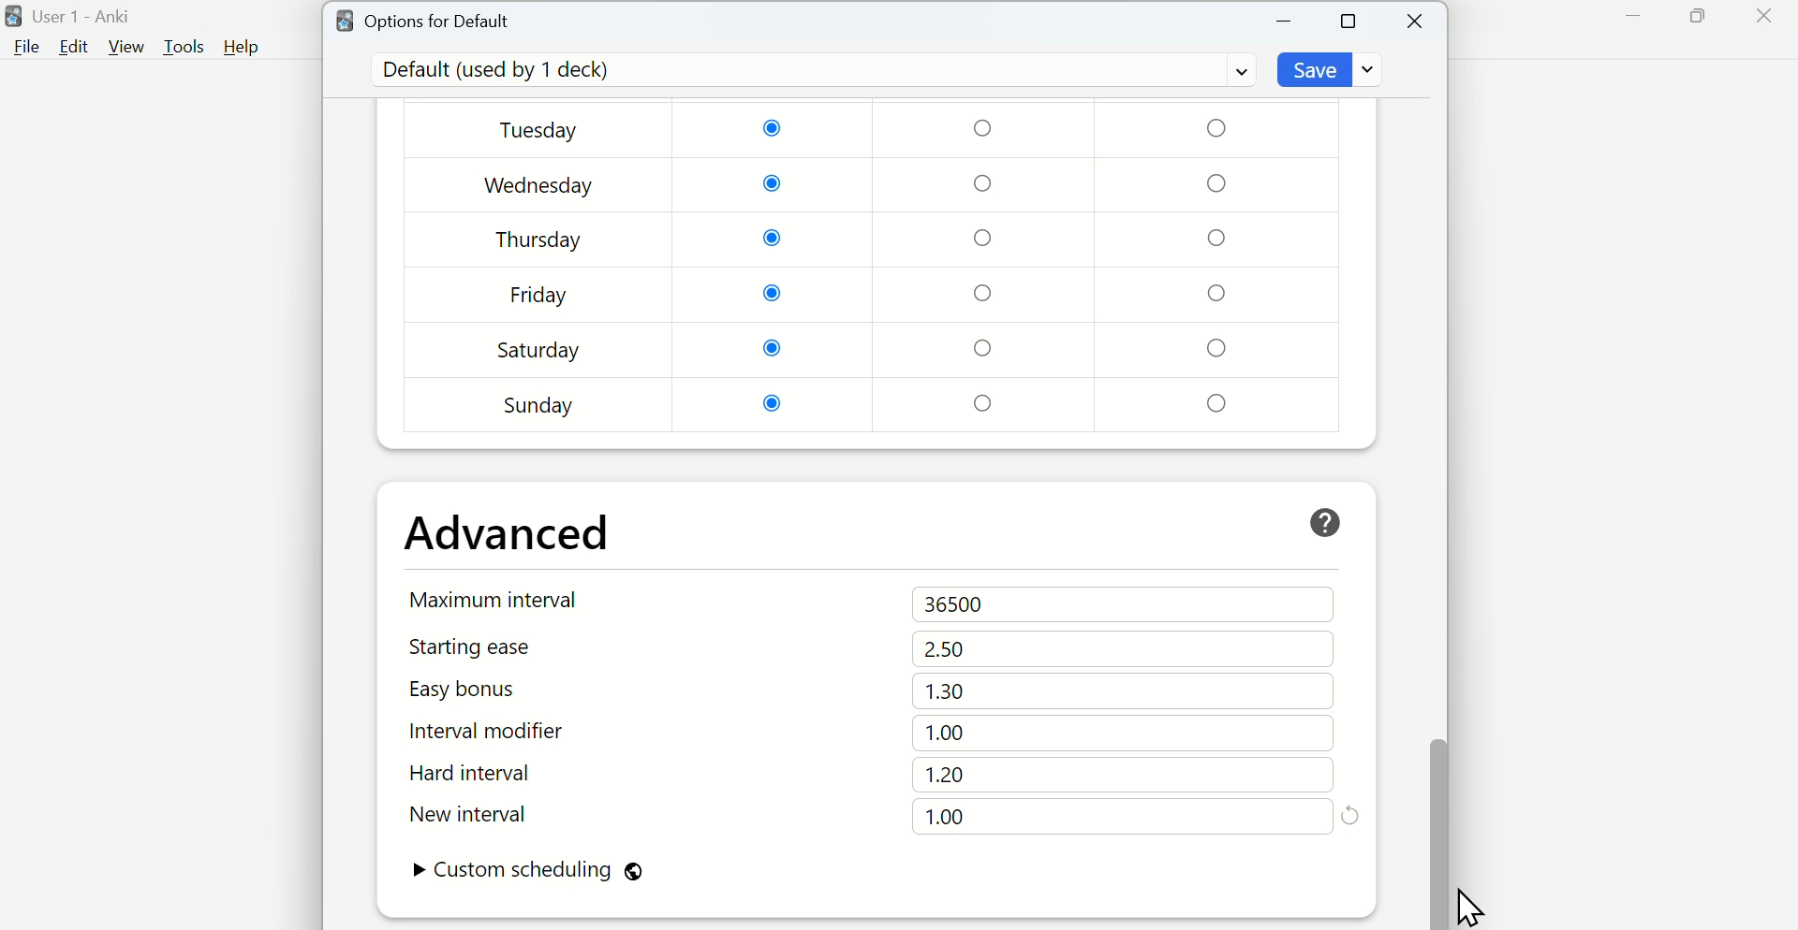 This screenshot has width=1798, height=930. What do you see at coordinates (945, 775) in the screenshot?
I see `1.20` at bounding box center [945, 775].